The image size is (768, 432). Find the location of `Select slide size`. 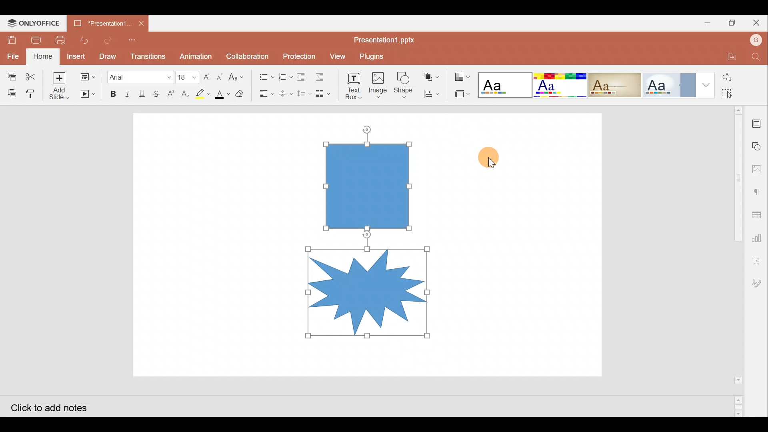

Select slide size is located at coordinates (461, 94).